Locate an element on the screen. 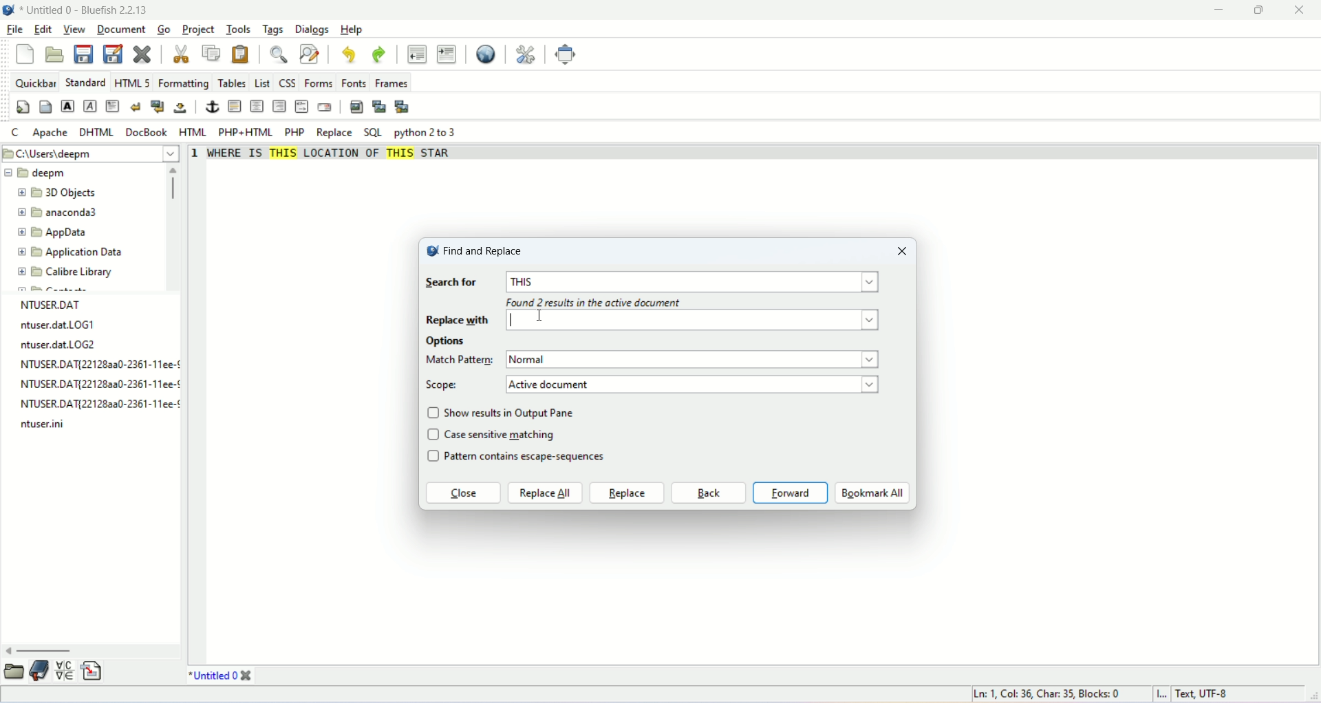 Image resolution: width=1321 pixels, height=703 pixels. Options is located at coordinates (448, 342).